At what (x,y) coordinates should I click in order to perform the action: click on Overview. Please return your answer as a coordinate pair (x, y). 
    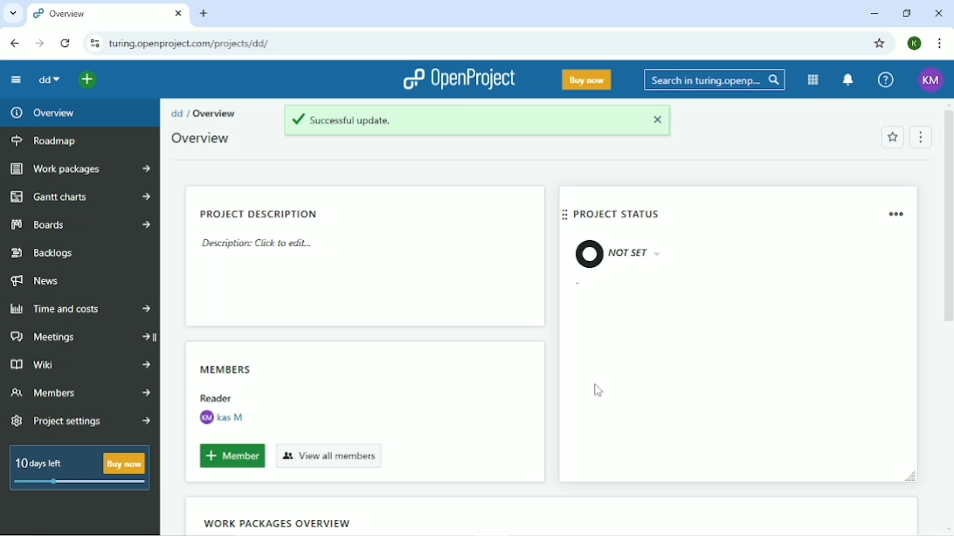
    Looking at the image, I should click on (47, 113).